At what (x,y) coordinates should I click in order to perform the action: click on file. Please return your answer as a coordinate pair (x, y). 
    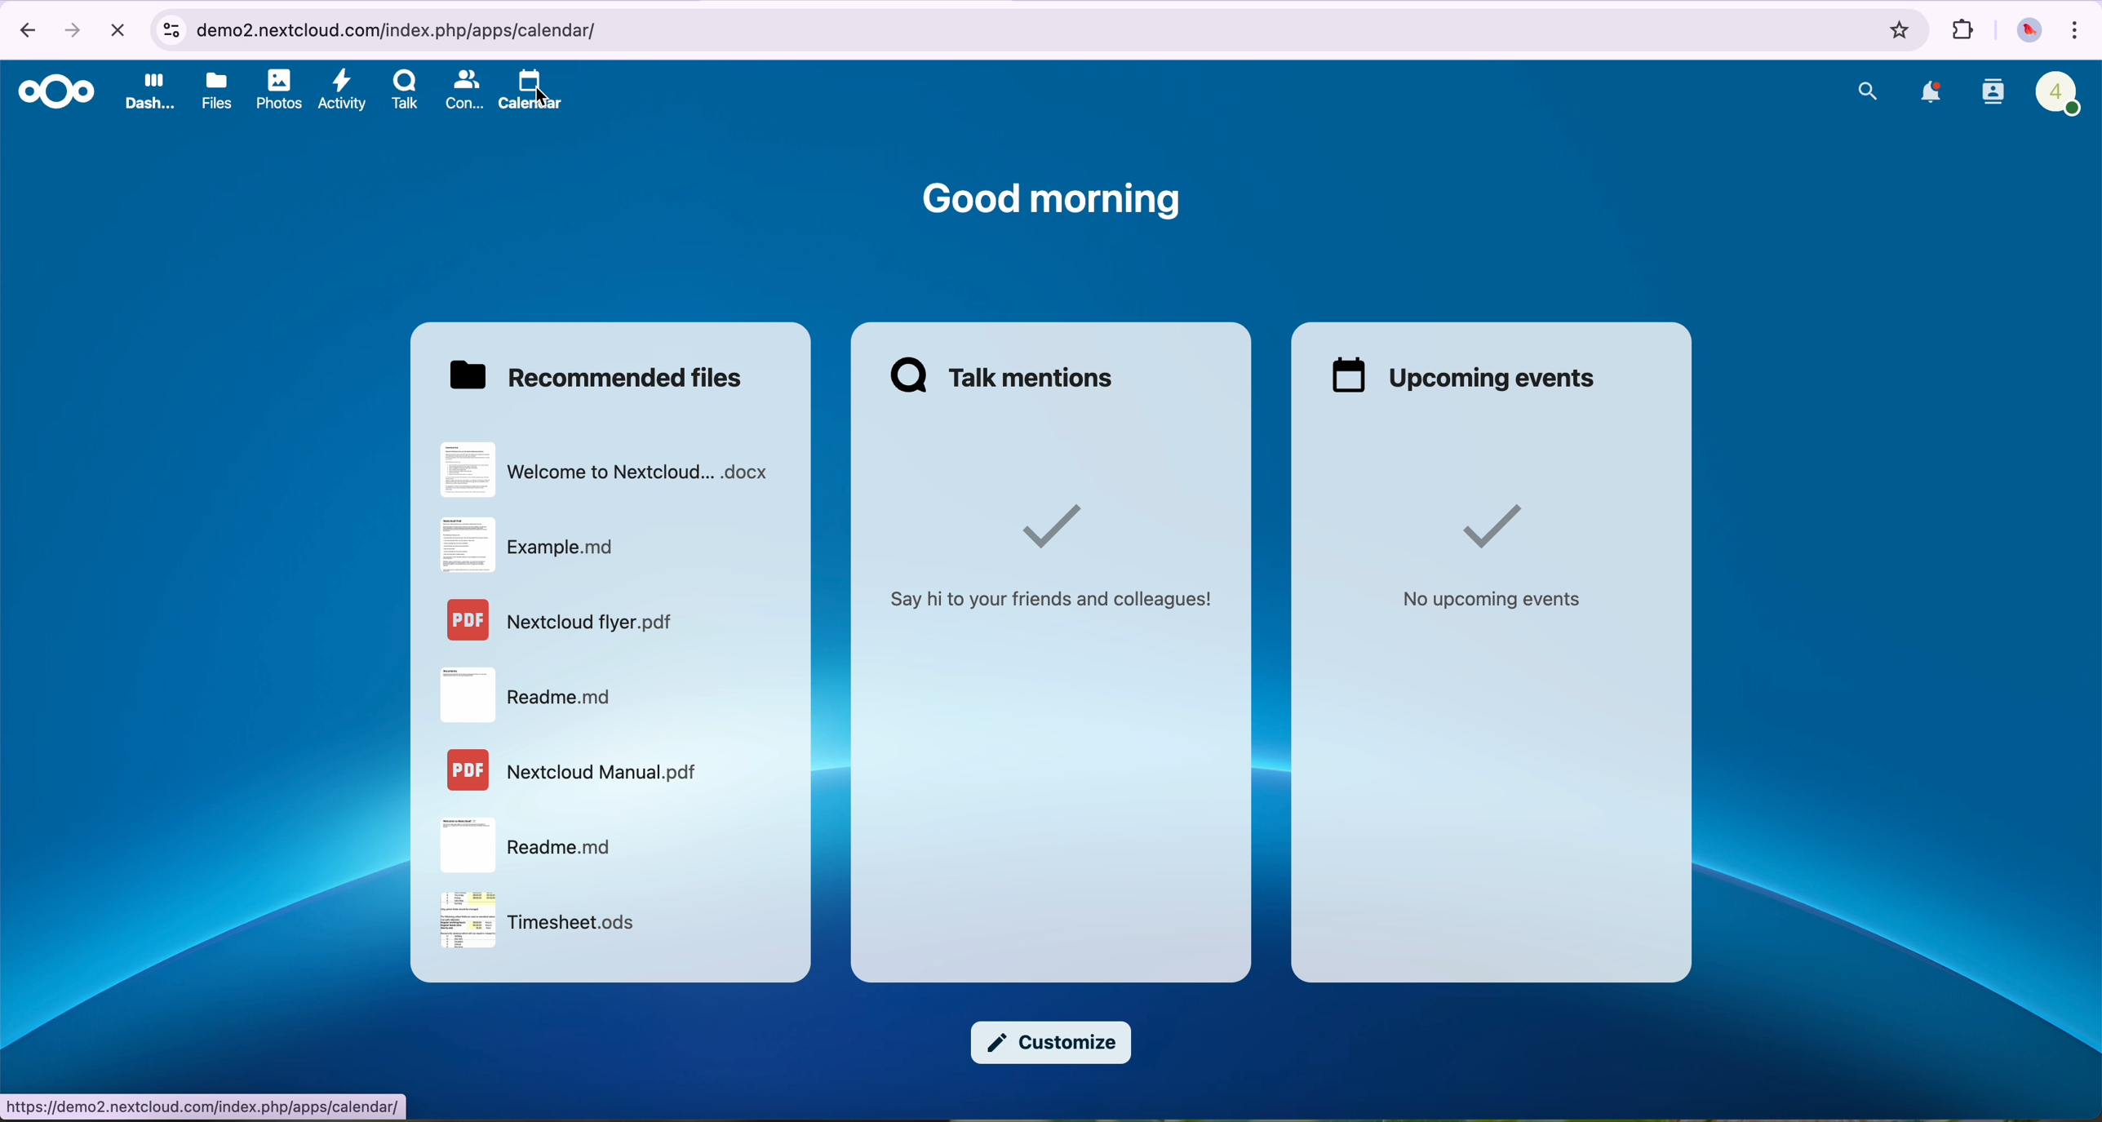
    Looking at the image, I should click on (578, 770).